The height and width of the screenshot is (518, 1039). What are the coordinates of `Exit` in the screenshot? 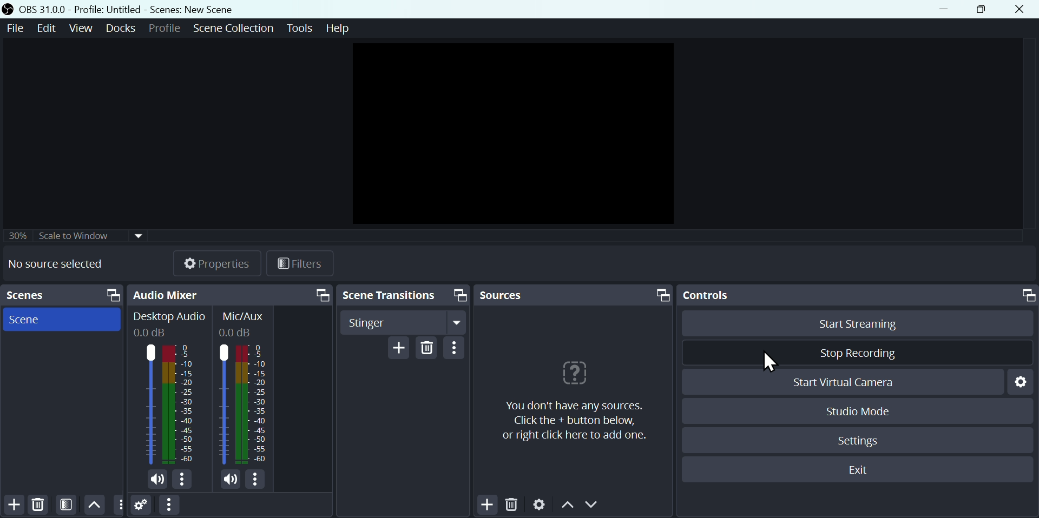 It's located at (854, 471).